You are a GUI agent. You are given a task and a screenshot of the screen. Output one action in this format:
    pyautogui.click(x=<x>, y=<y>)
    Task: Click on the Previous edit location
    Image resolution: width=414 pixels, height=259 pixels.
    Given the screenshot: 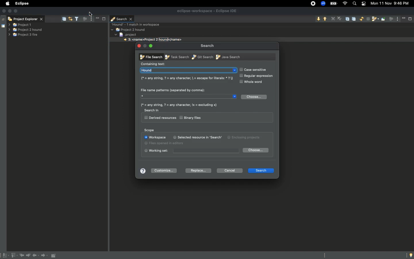 What is the action you would take?
    pyautogui.click(x=23, y=256)
    